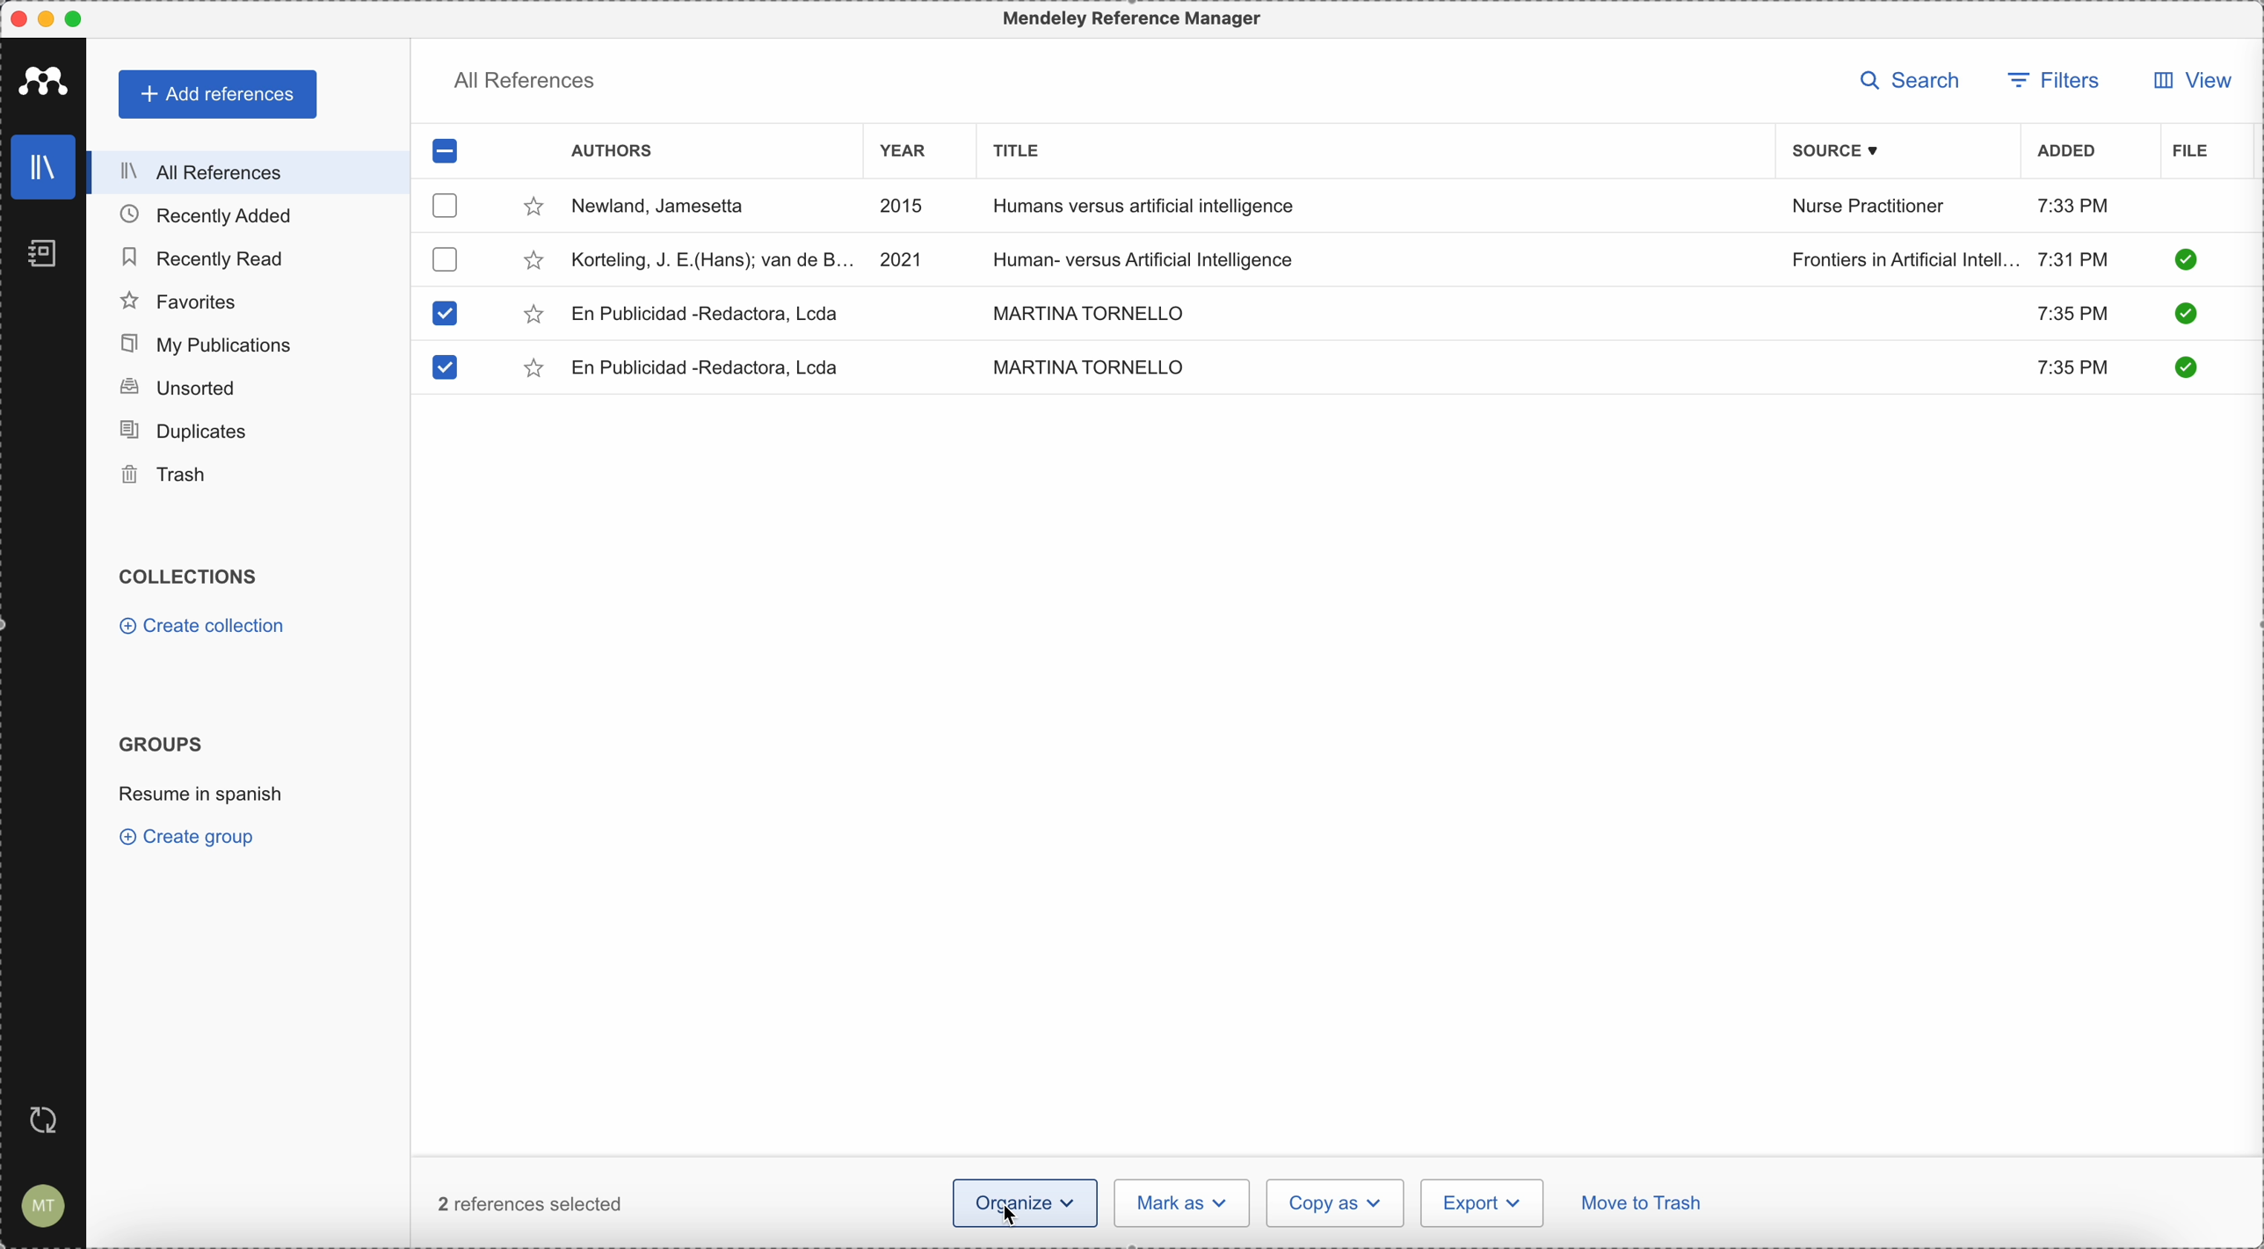 The width and height of the screenshot is (2264, 1249). Describe the element at coordinates (1482, 1202) in the screenshot. I see `export` at that location.